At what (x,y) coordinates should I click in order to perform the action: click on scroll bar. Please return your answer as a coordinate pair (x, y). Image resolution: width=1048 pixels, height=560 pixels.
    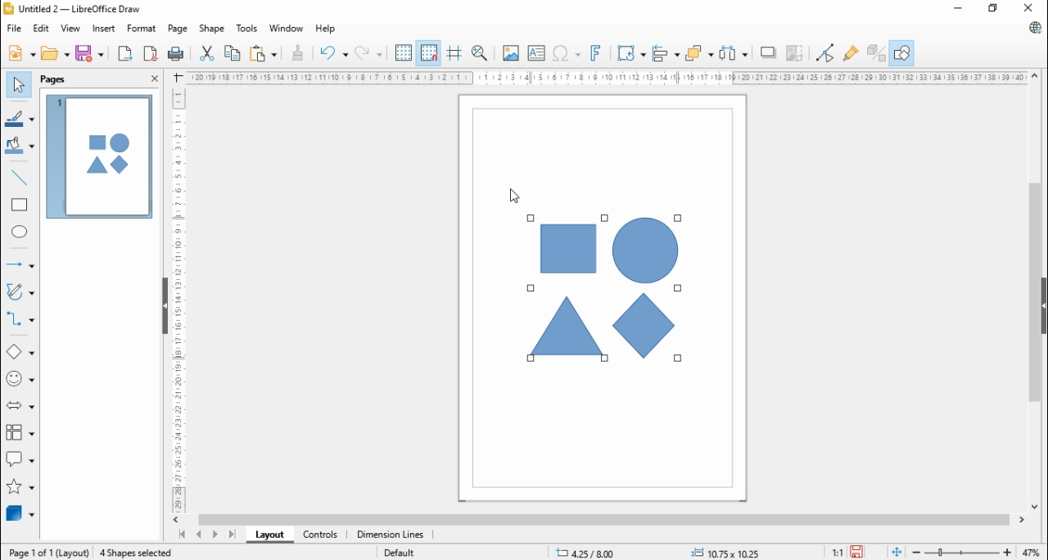
    Looking at the image, I should click on (603, 520).